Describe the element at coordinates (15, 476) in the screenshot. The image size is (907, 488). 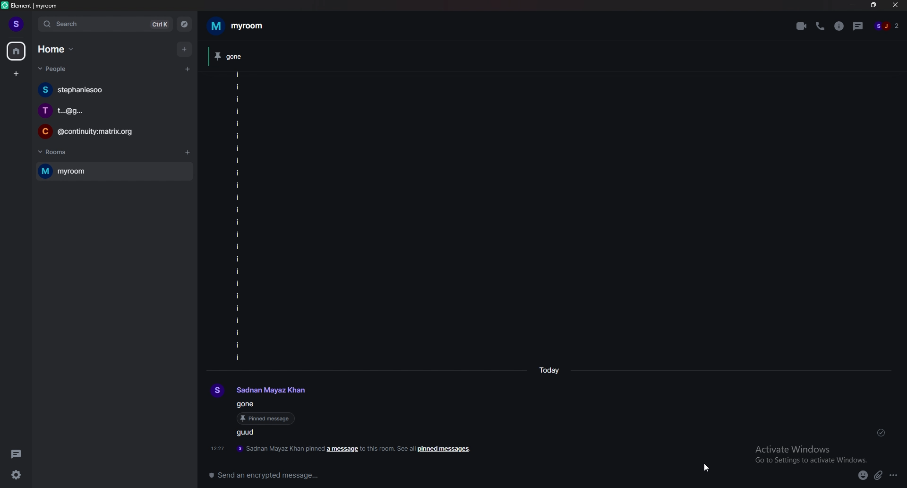
I see `settings` at that location.